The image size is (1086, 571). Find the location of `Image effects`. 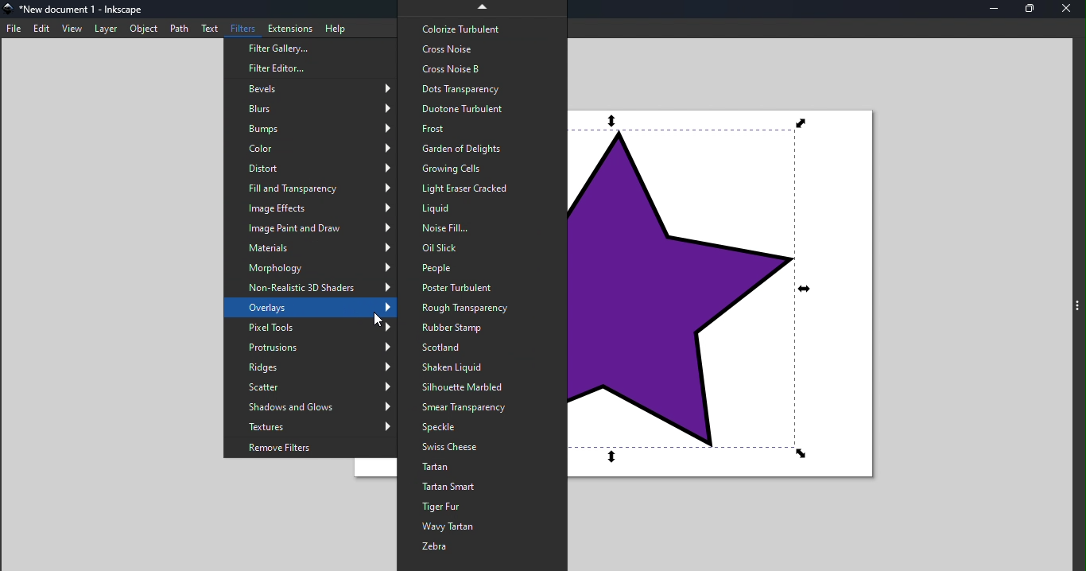

Image effects is located at coordinates (309, 208).